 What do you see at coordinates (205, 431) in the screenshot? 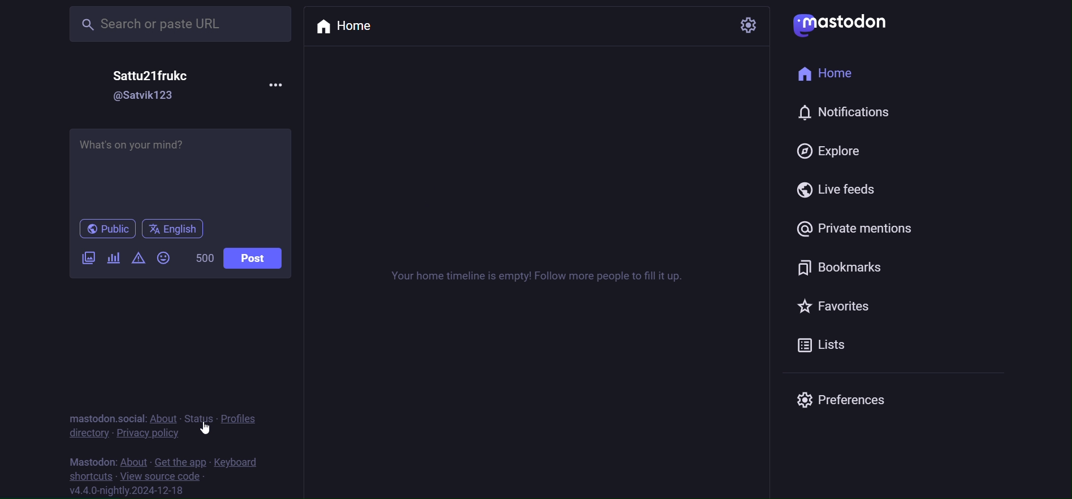
I see `cursor` at bounding box center [205, 431].